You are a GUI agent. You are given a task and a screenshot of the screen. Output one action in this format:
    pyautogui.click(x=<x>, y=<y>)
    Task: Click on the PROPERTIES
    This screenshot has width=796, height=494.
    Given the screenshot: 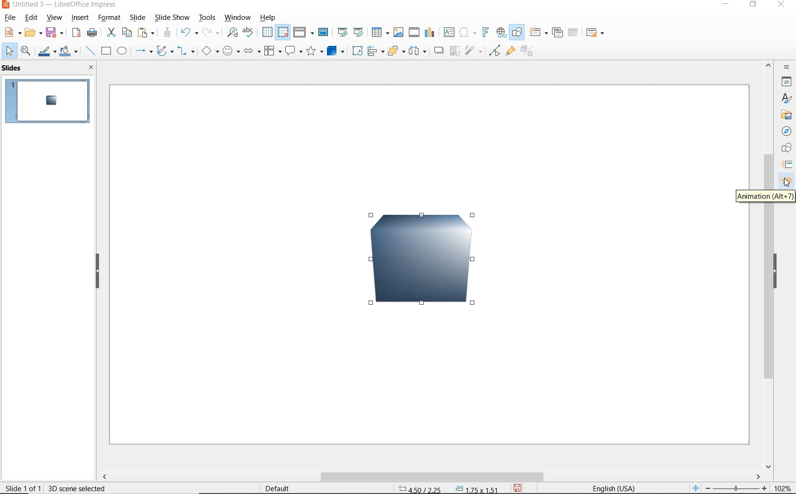 What is the action you would take?
    pyautogui.click(x=787, y=83)
    